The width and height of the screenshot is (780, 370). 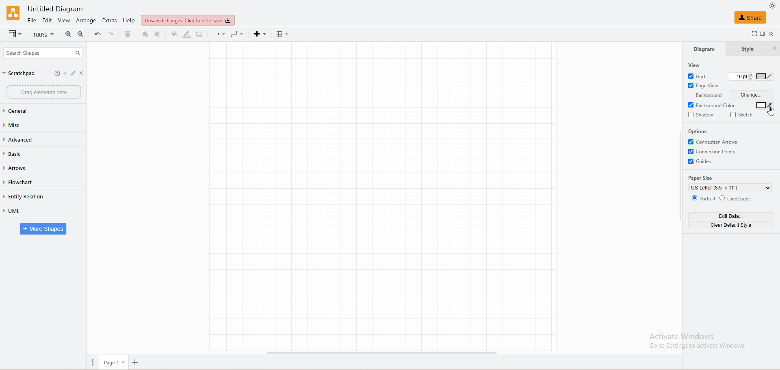 I want to click on delete, so click(x=128, y=34).